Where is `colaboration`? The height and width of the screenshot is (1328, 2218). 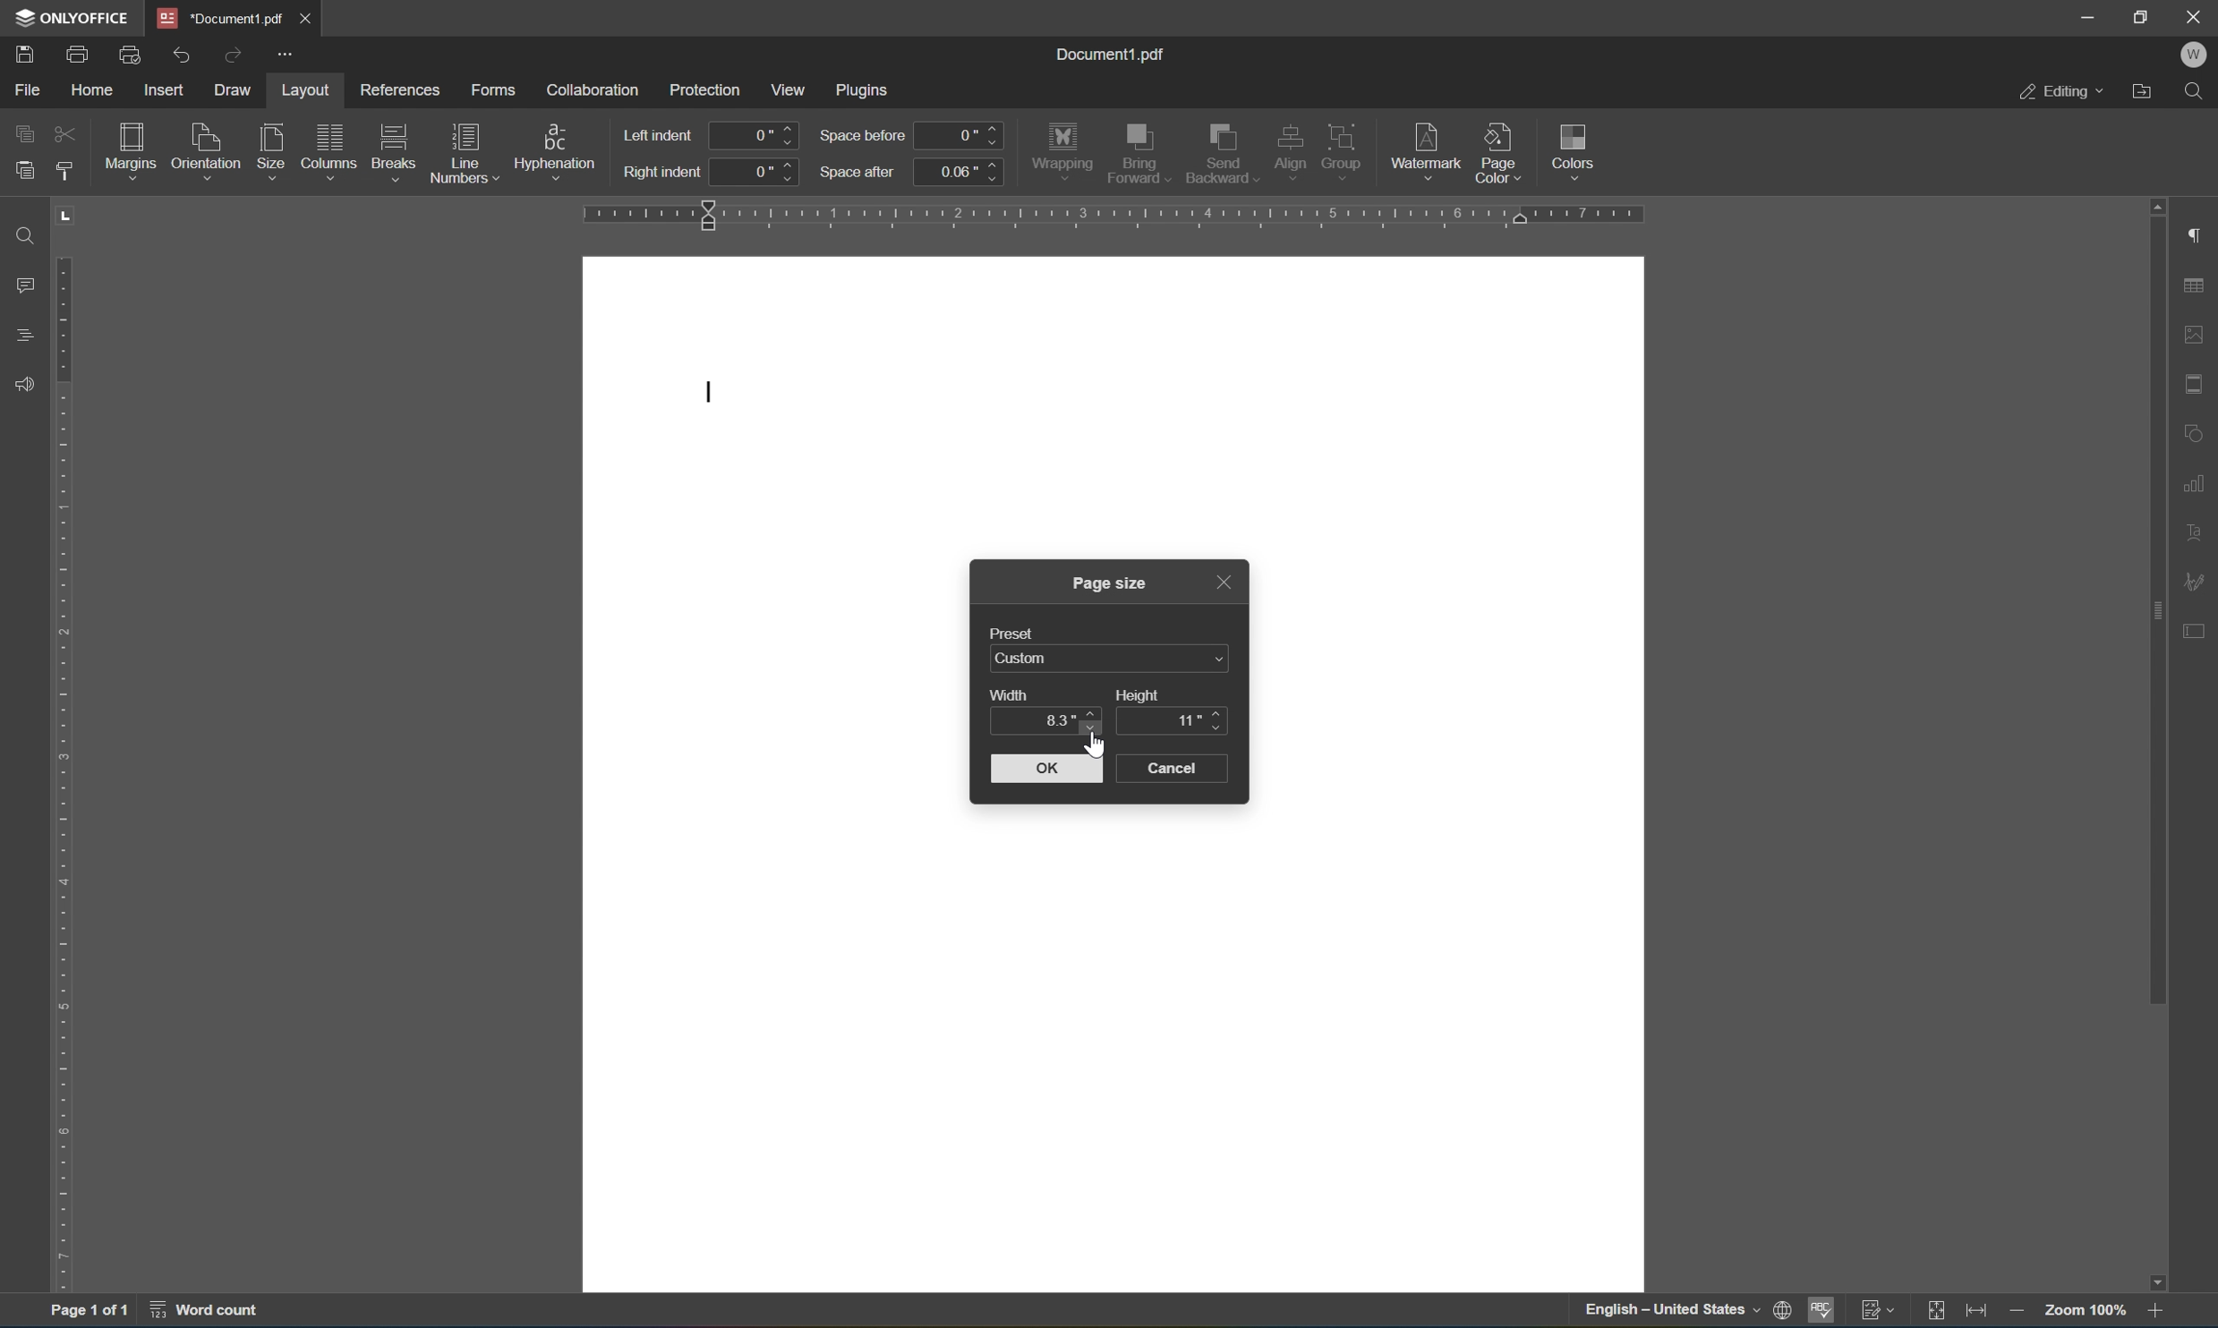
colaboration is located at coordinates (593, 88).